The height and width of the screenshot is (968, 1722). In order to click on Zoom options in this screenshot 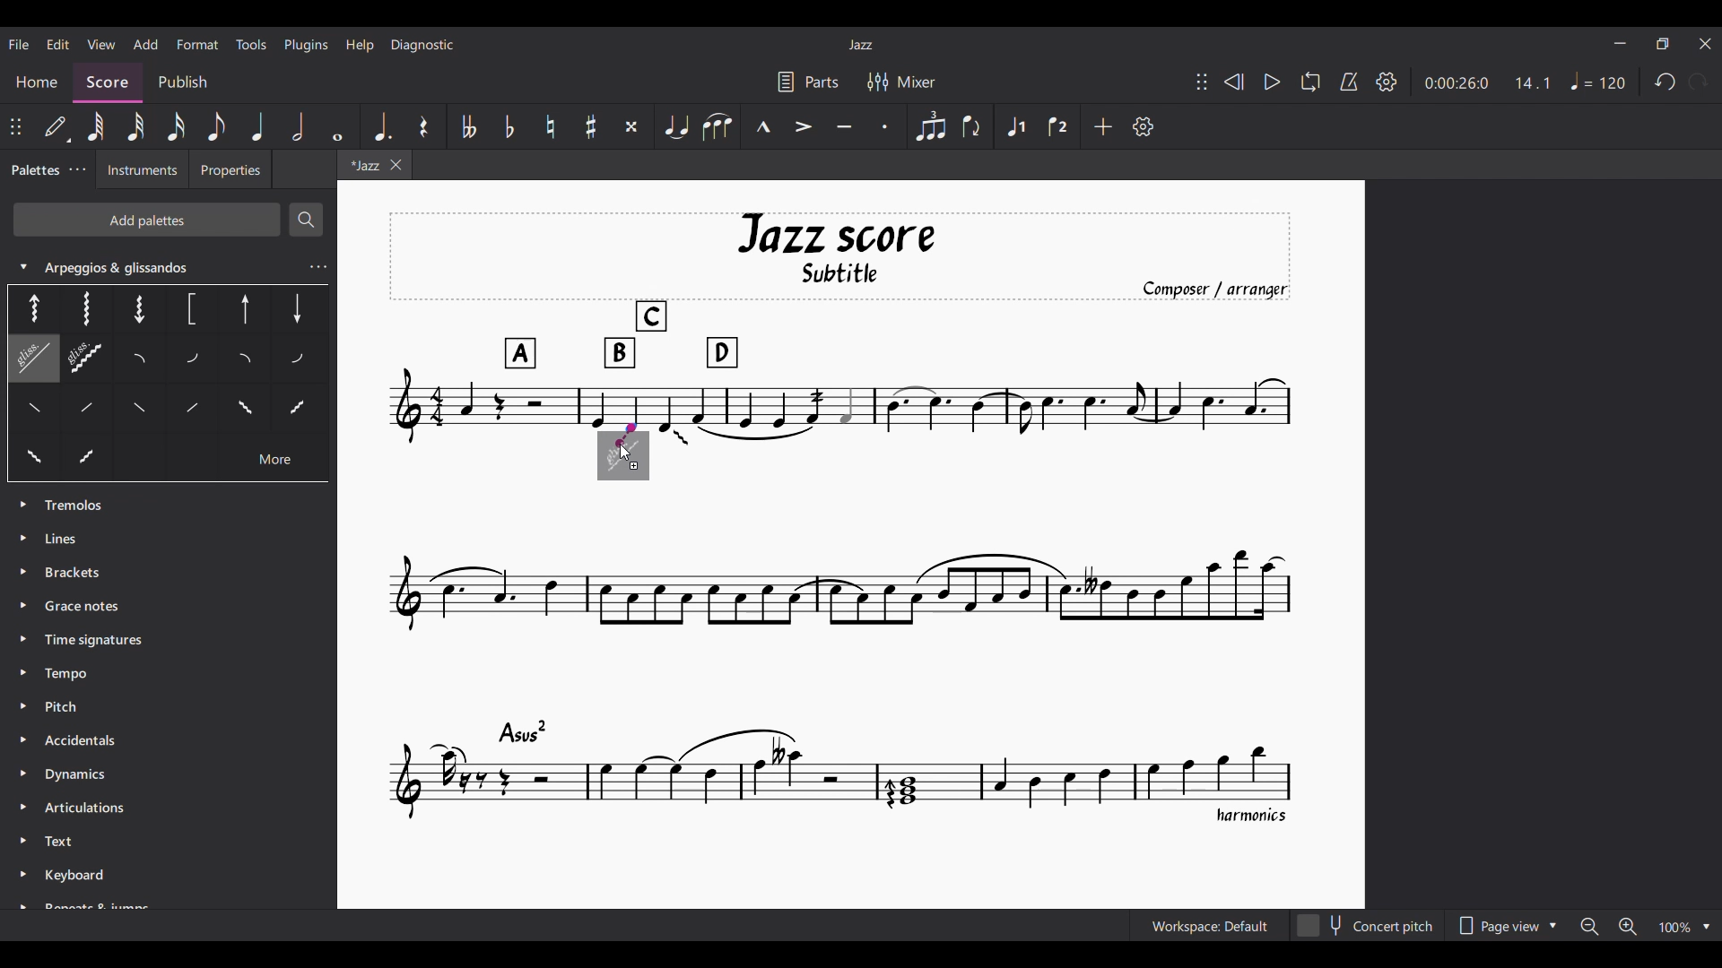, I will do `click(1645, 926)`.